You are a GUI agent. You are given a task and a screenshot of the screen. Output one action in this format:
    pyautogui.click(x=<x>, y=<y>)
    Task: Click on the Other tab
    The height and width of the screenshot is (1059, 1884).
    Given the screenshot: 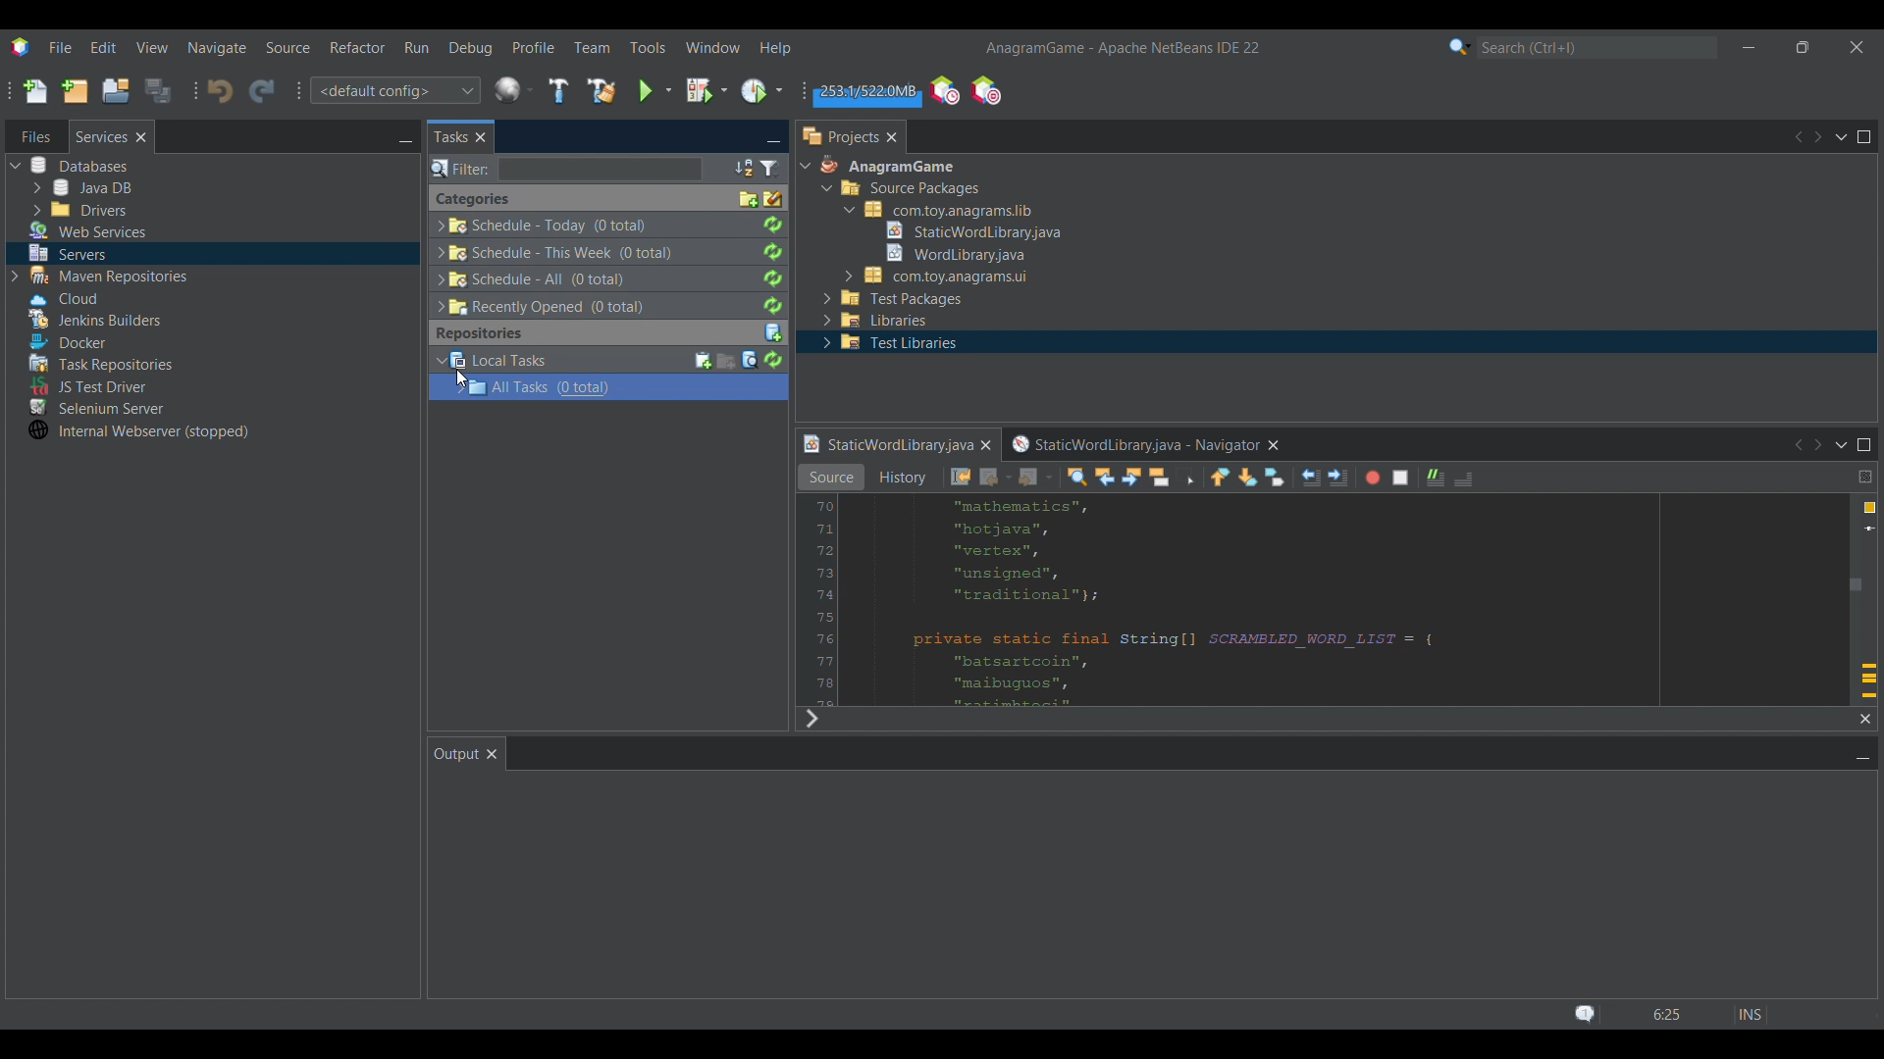 What is the action you would take?
    pyautogui.click(x=33, y=133)
    